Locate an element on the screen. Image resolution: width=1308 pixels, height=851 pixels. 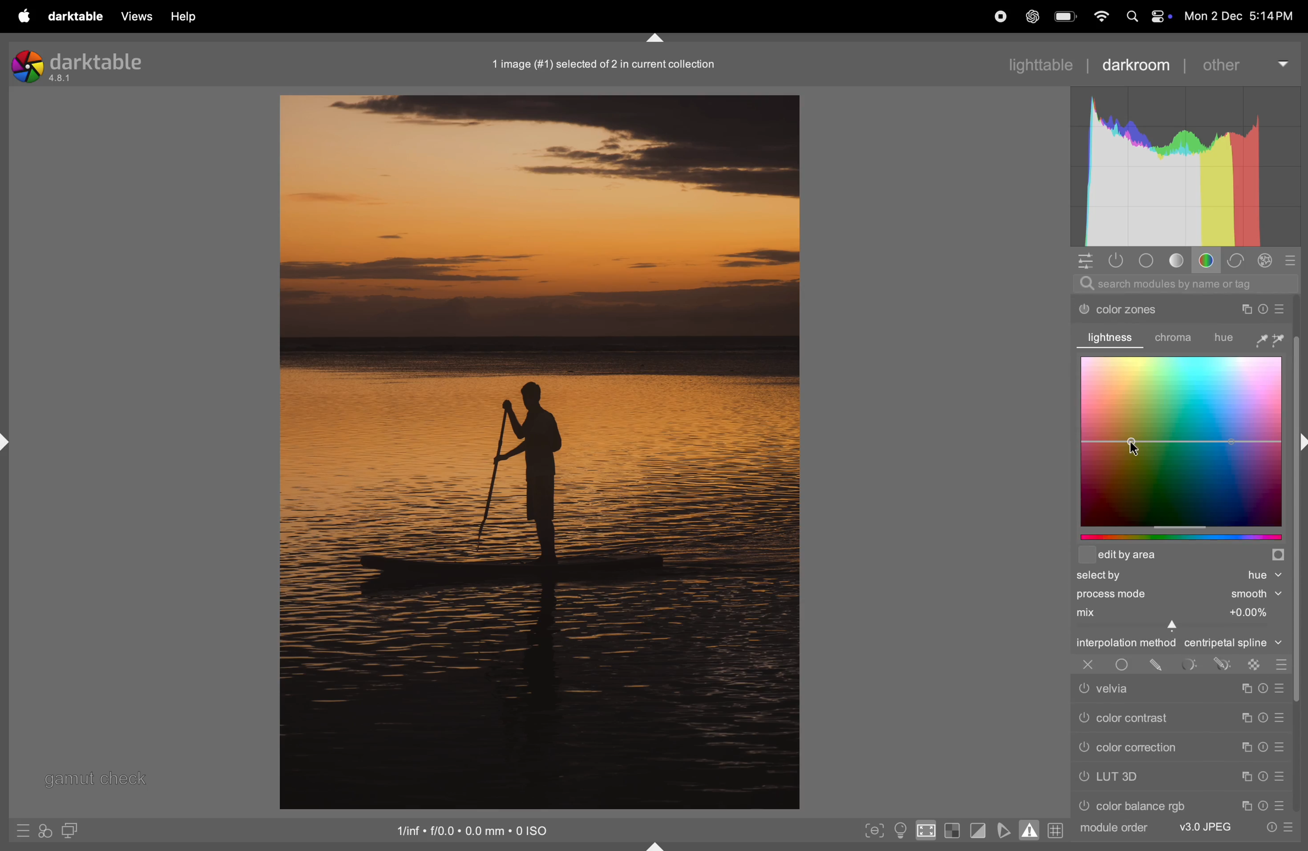
color contrast is located at coordinates (1146, 717).